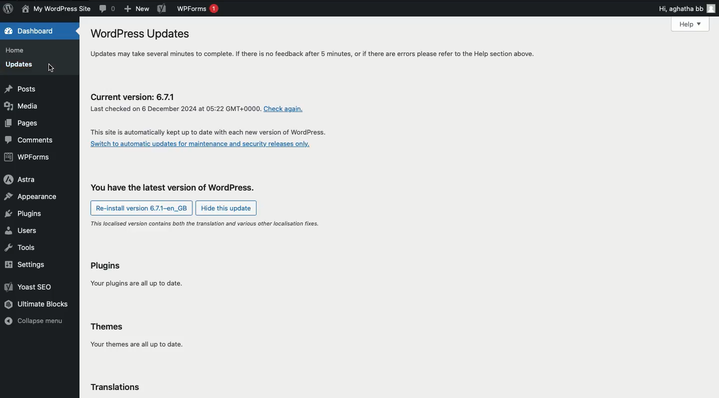 The width and height of the screenshot is (719, 398). I want to click on Current version 6.7.1, so click(215, 133).